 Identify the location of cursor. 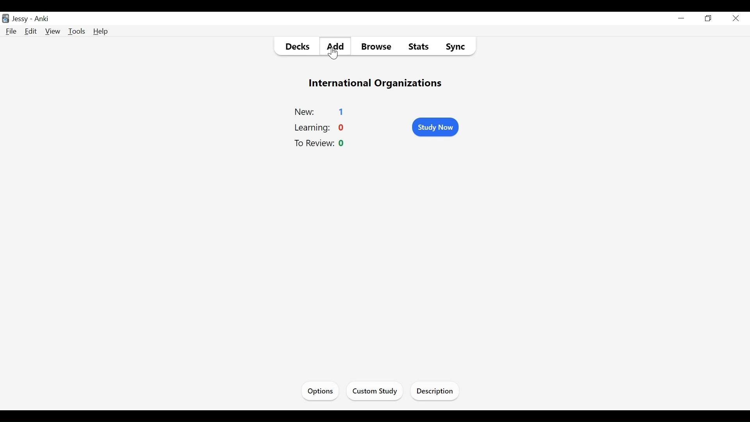
(334, 57).